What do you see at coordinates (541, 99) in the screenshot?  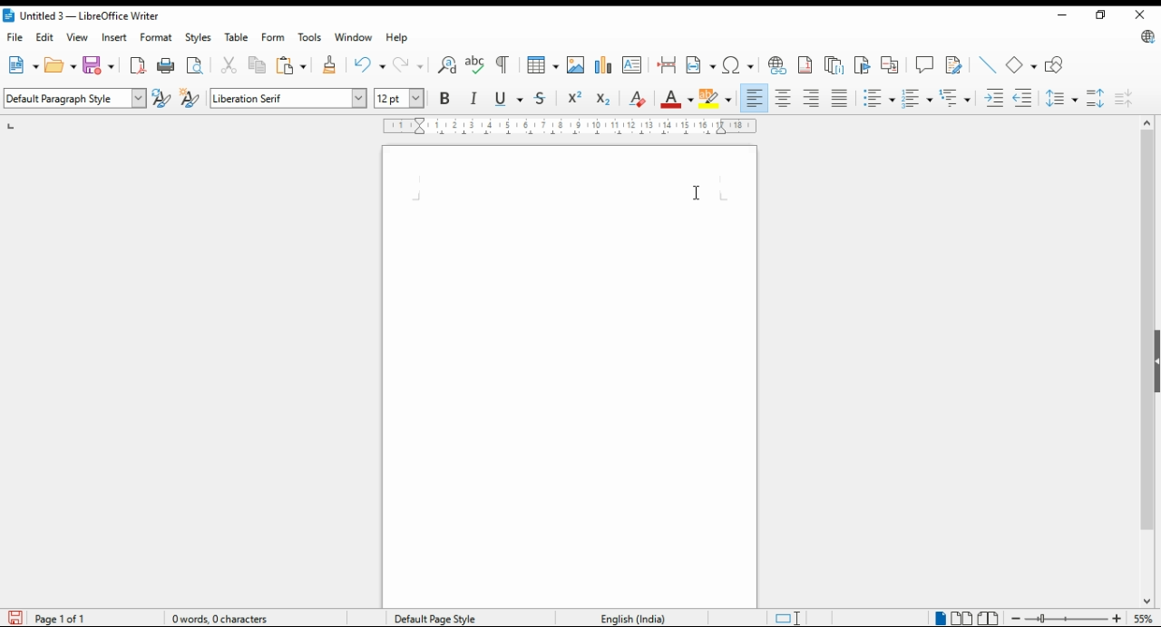 I see `strike thorough` at bounding box center [541, 99].